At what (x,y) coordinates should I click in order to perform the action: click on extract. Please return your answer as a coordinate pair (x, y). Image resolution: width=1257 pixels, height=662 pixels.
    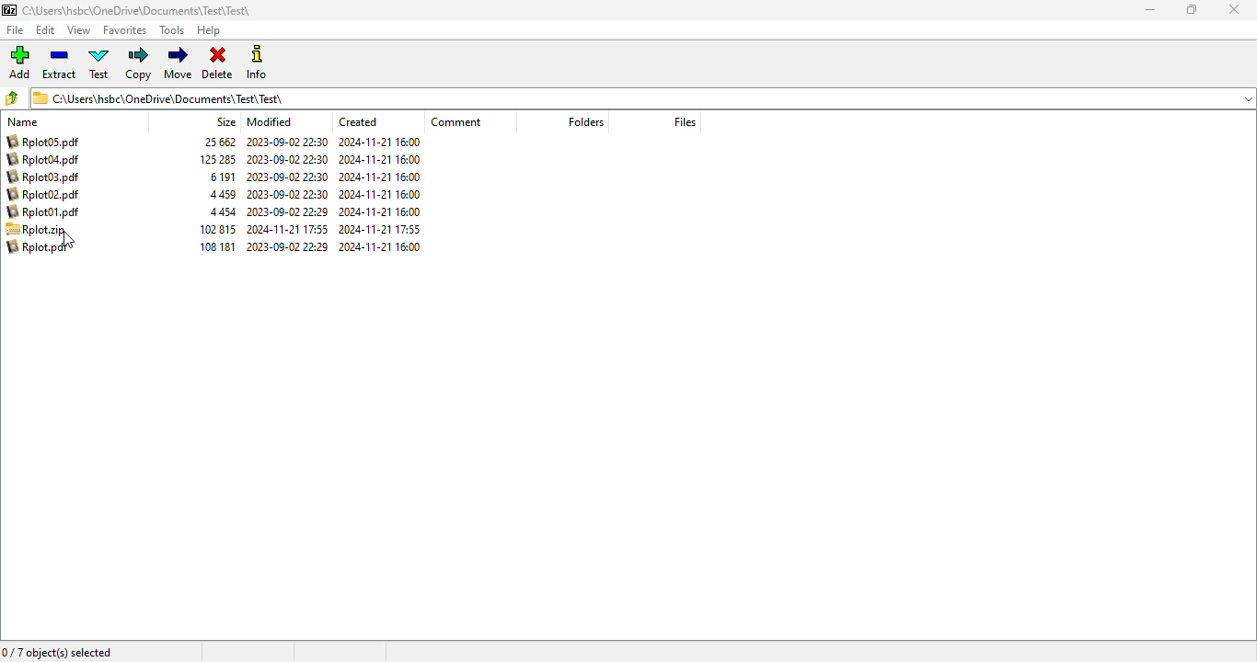
    Looking at the image, I should click on (59, 63).